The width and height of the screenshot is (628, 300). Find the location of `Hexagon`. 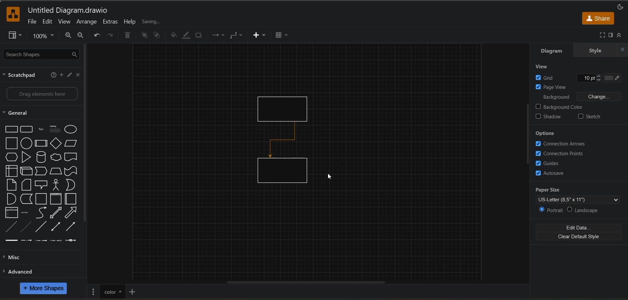

Hexagon is located at coordinates (11, 157).